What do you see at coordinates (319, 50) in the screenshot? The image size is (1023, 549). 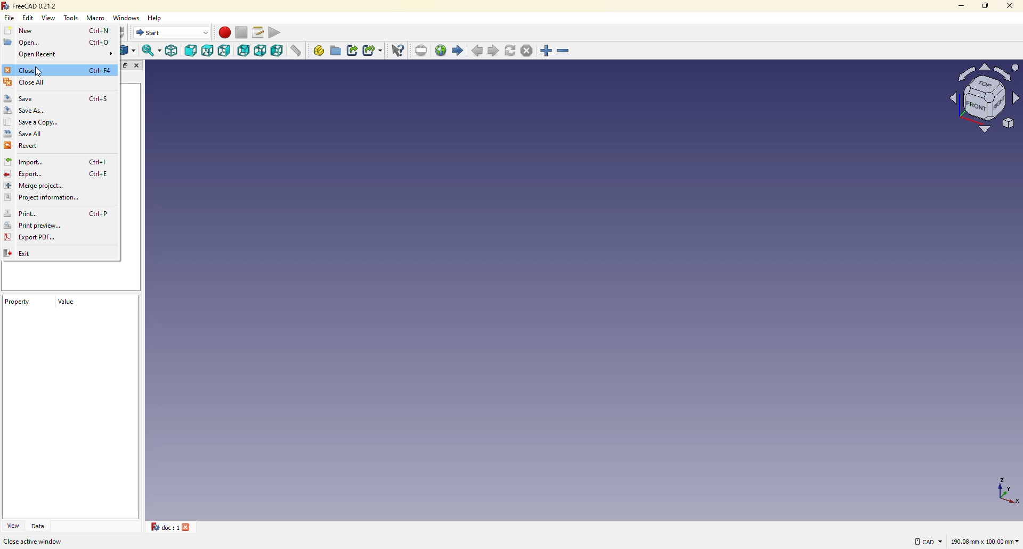 I see `create part` at bounding box center [319, 50].